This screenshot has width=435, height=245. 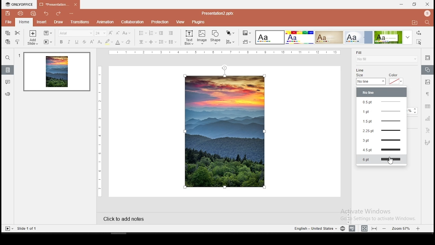 What do you see at coordinates (270, 37) in the screenshot?
I see `theme ` at bounding box center [270, 37].